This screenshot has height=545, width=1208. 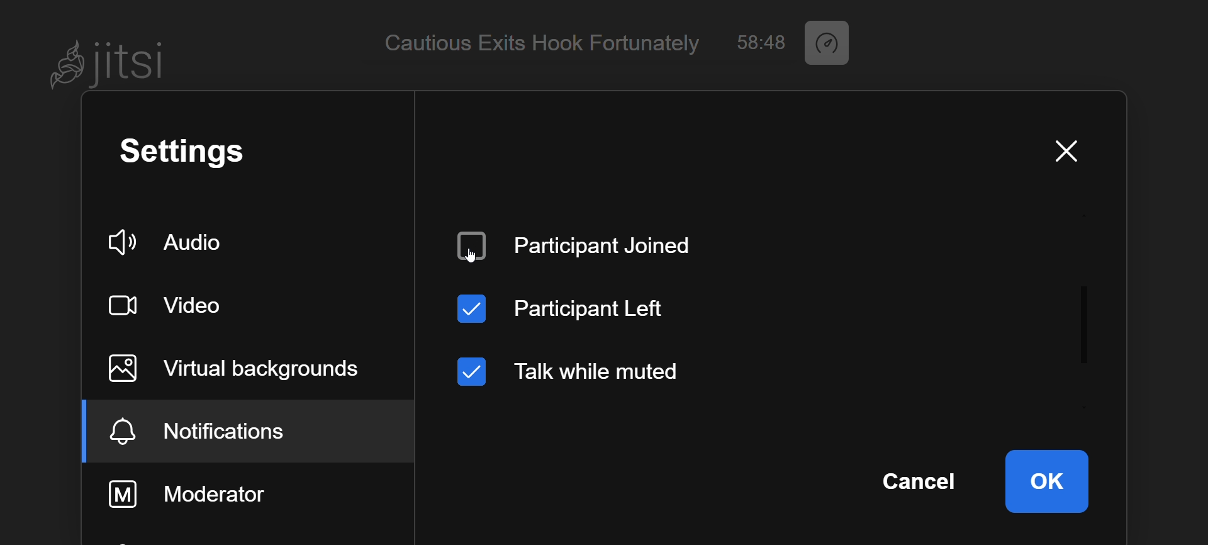 I want to click on close window, so click(x=1063, y=152).